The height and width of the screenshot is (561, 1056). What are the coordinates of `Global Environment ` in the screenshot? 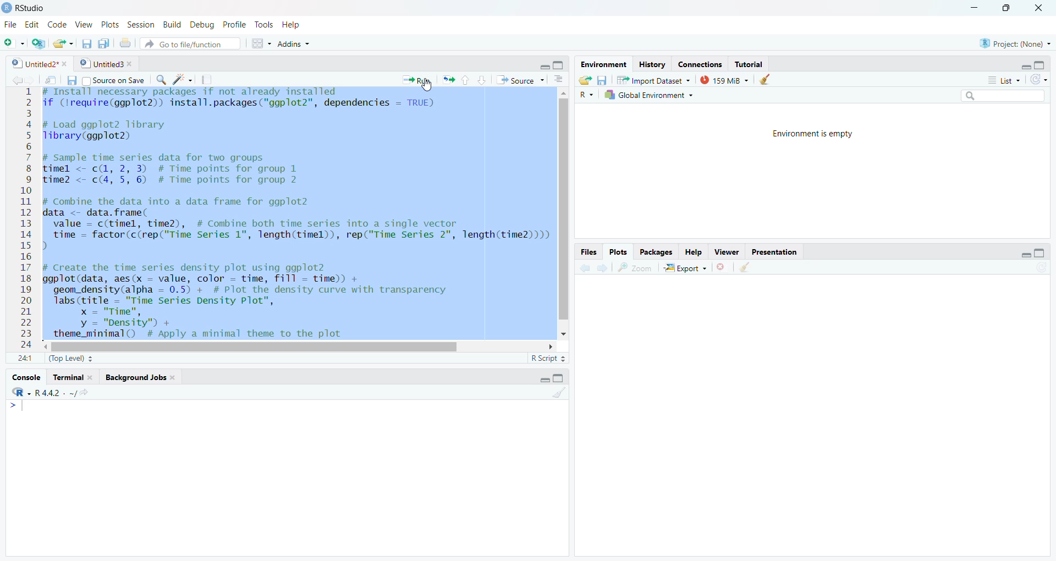 It's located at (650, 95).